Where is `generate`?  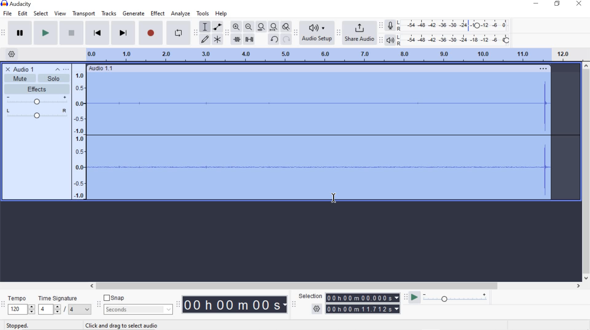 generate is located at coordinates (133, 14).